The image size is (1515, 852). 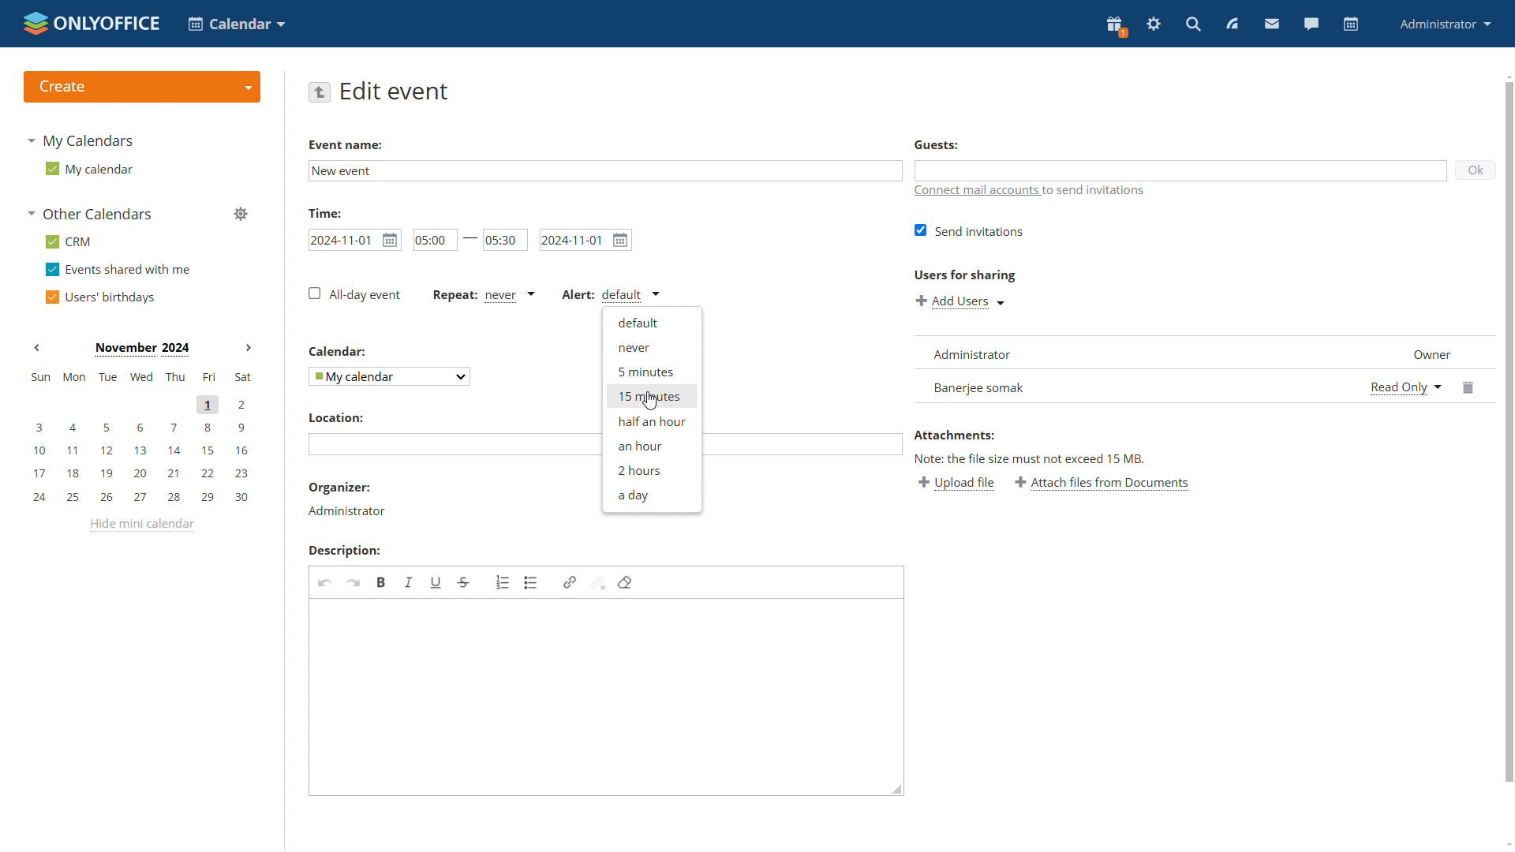 I want to click on 15 minutes, so click(x=652, y=395).